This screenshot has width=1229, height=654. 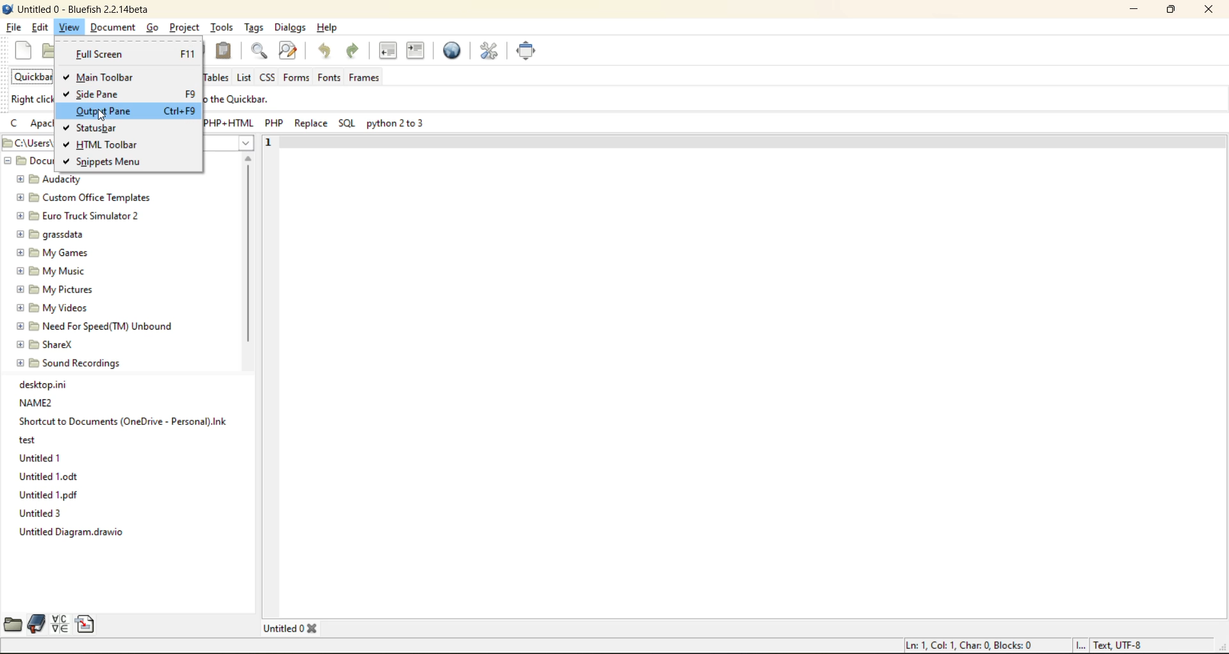 What do you see at coordinates (109, 112) in the screenshot?
I see `output pane` at bounding box center [109, 112].